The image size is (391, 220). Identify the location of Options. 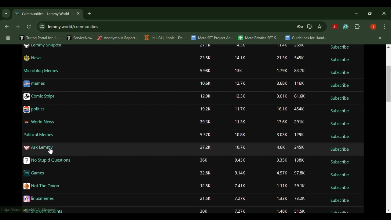
(384, 27).